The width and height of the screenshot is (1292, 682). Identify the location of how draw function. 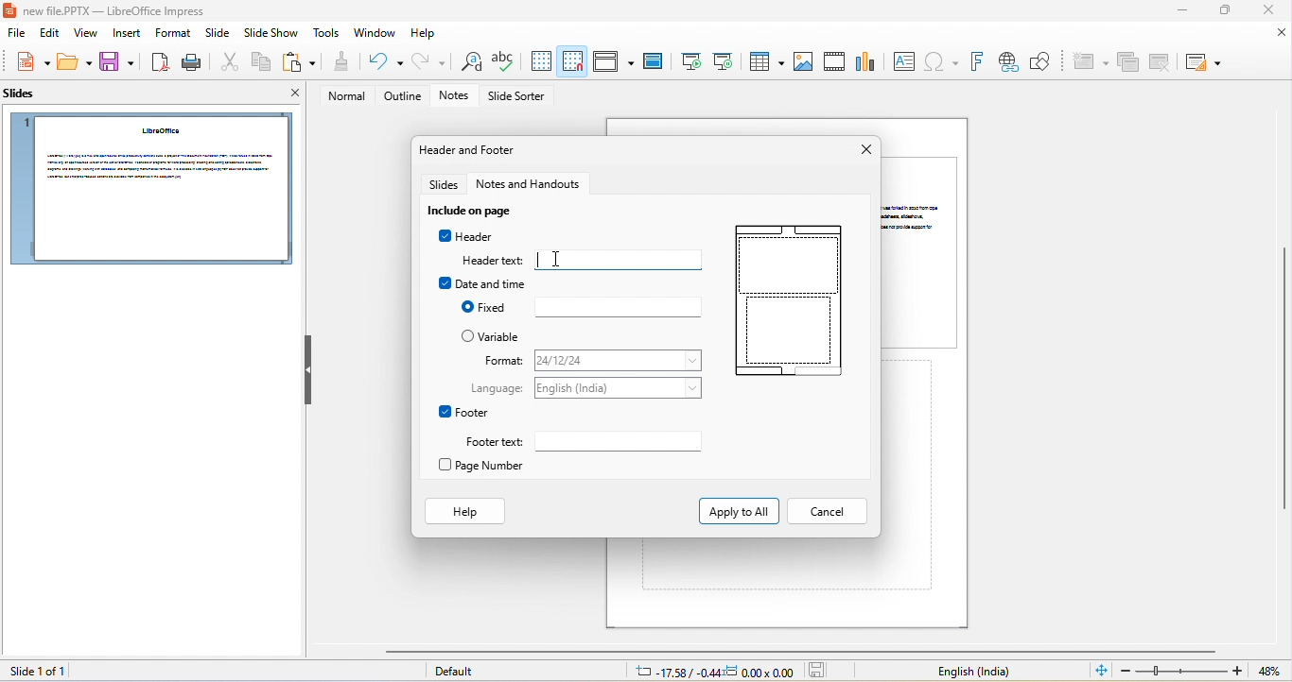
(1041, 62).